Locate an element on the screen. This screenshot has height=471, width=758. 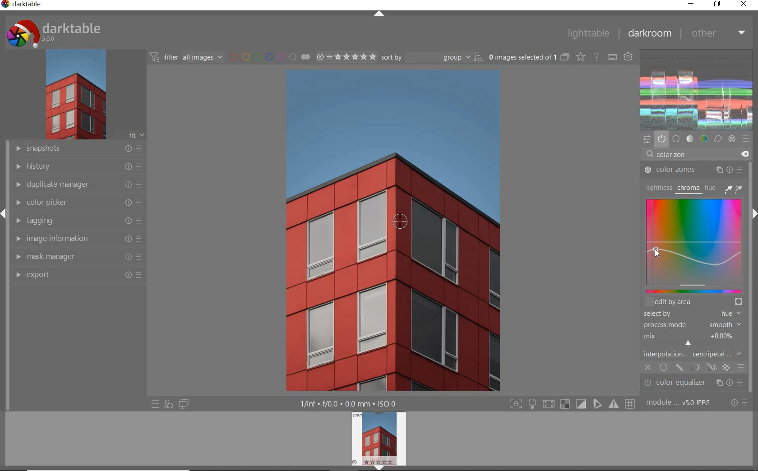
HUE is located at coordinates (709, 187).